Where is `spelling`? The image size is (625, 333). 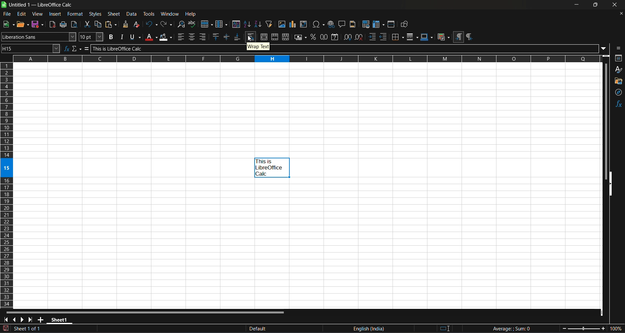
spelling is located at coordinates (192, 24).